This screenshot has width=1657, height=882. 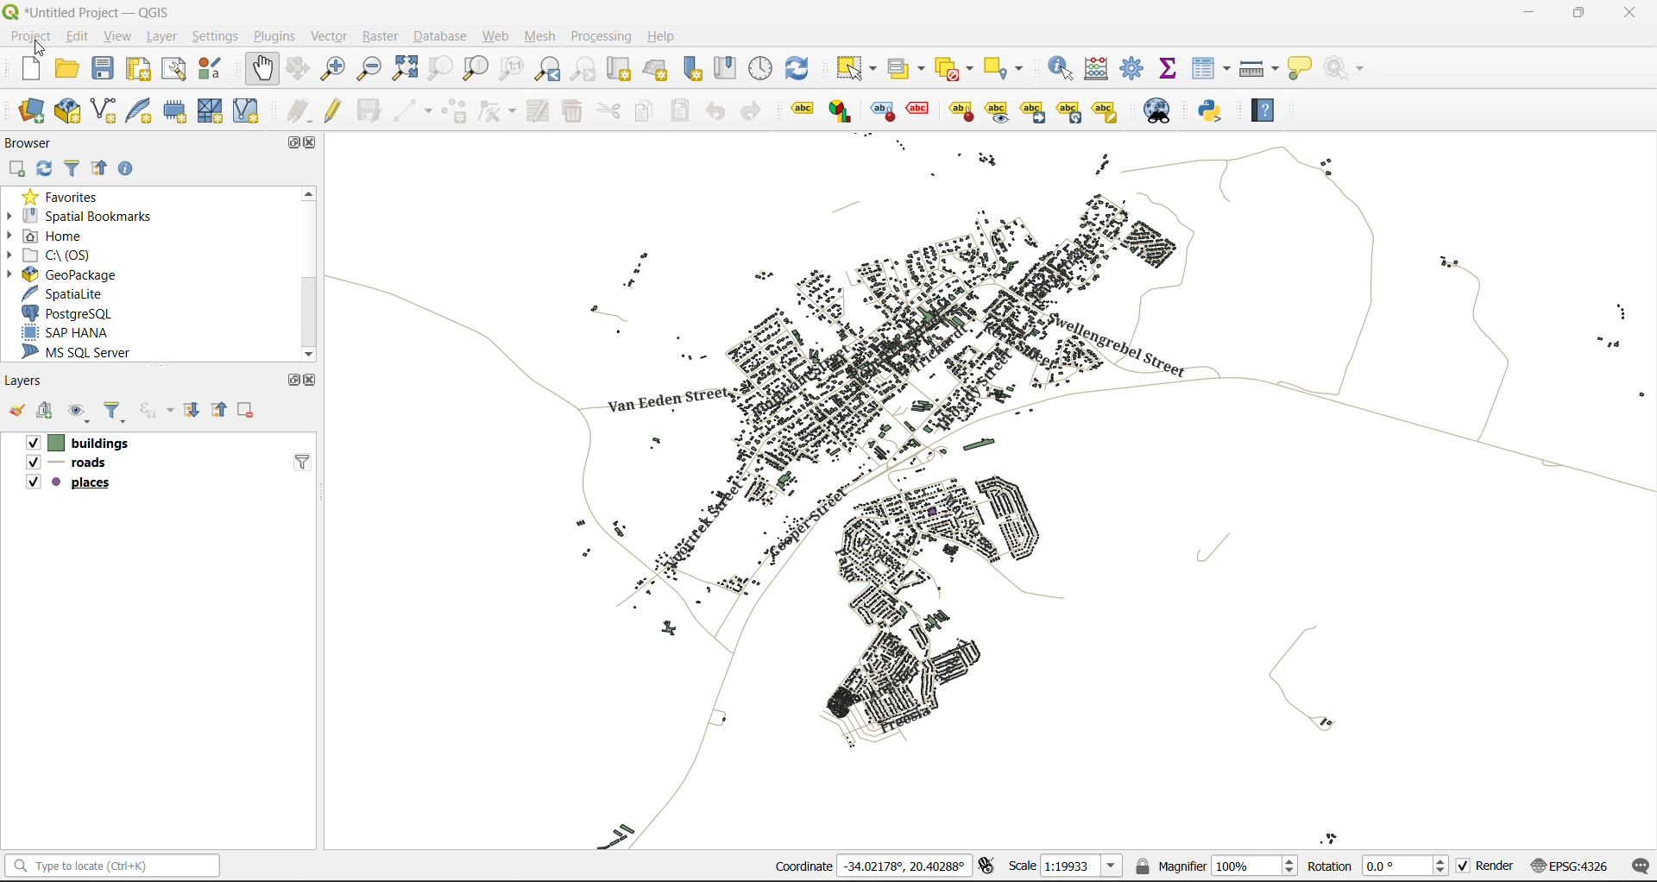 What do you see at coordinates (1062, 67) in the screenshot?
I see `identify features` at bounding box center [1062, 67].